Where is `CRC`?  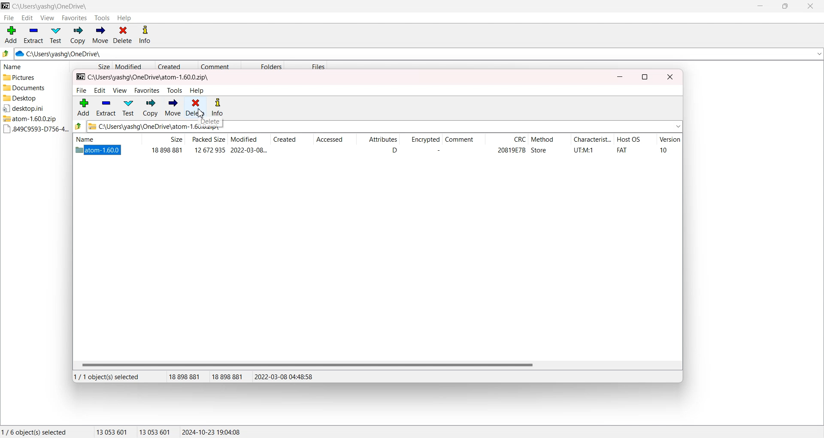
CRC is located at coordinates (506, 140).